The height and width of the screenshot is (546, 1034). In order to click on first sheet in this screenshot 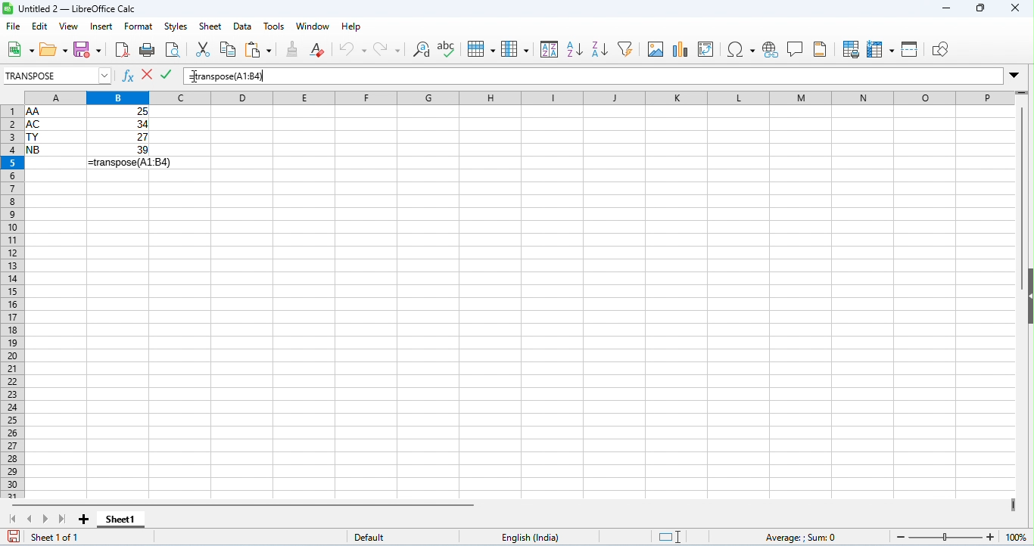, I will do `click(14, 518)`.